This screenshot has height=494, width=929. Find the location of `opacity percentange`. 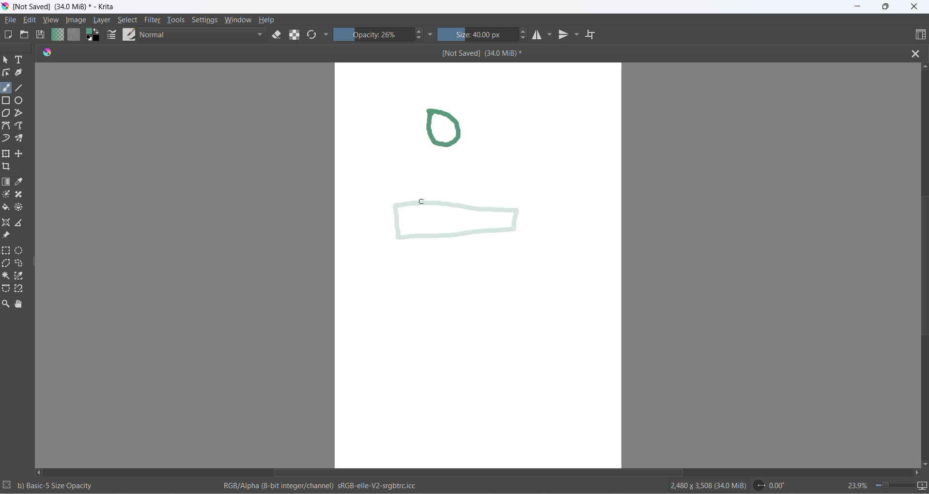

opacity percentange is located at coordinates (374, 35).